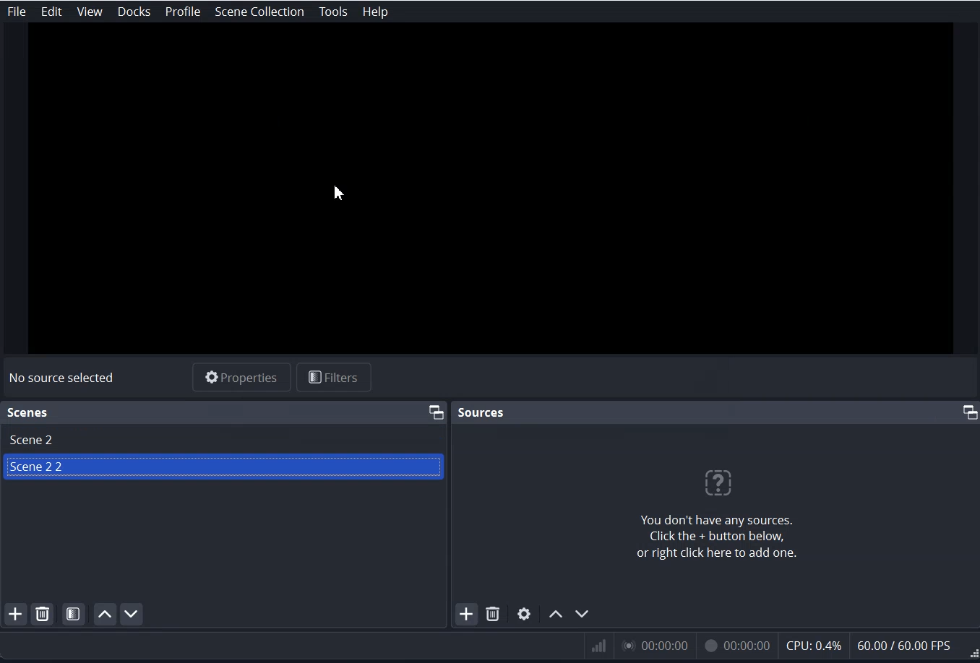 The width and height of the screenshot is (980, 663). I want to click on Open Scene Filter, so click(74, 614).